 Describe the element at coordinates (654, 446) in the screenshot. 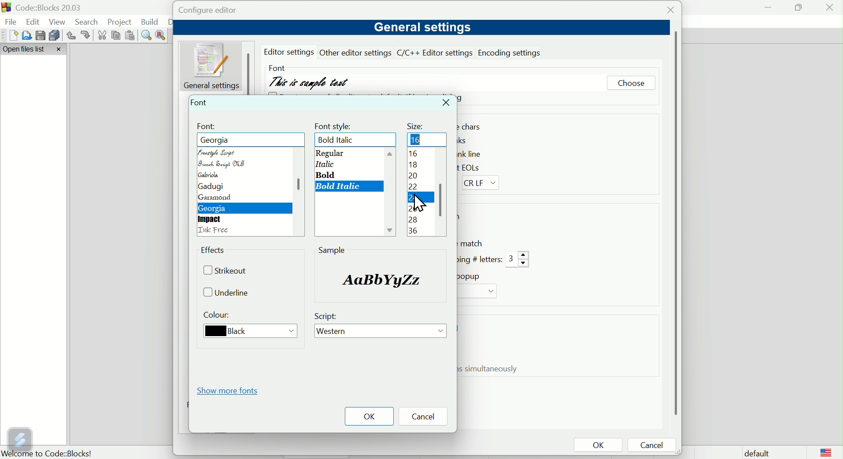

I see `Cancel` at that location.